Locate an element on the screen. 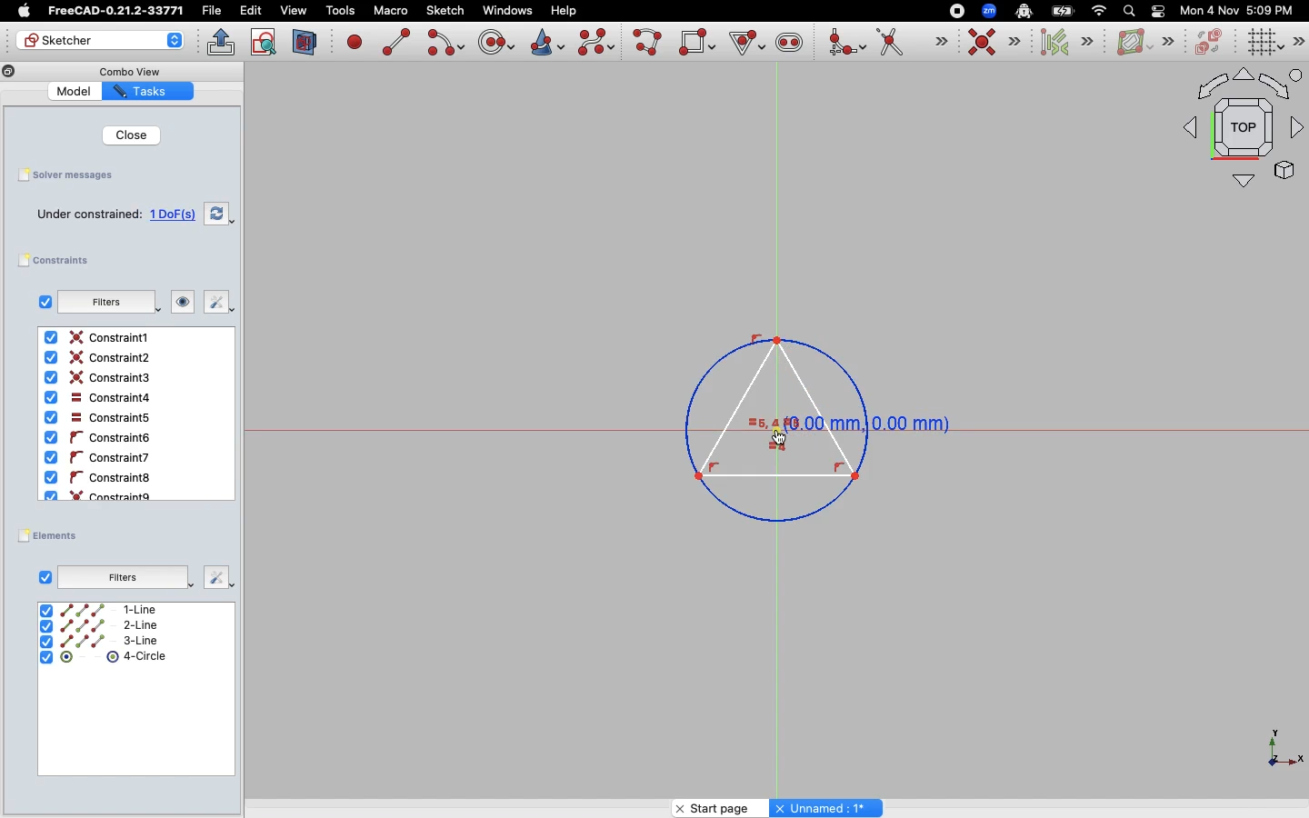  File is located at coordinates (214, 11).